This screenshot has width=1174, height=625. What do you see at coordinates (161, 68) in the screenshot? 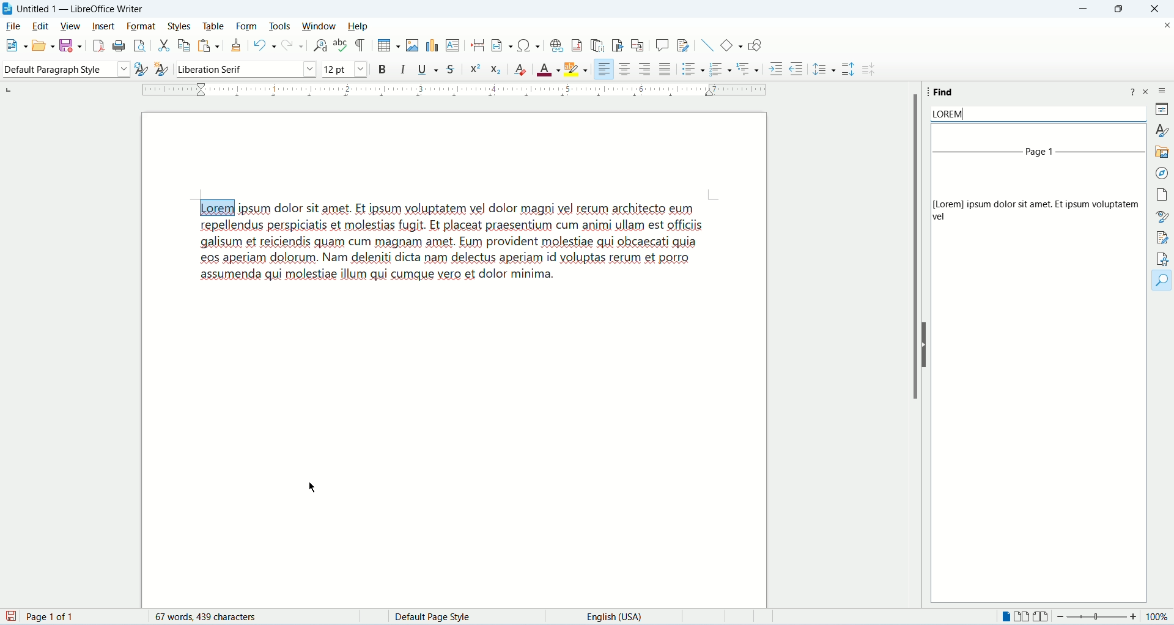
I see `select new style` at bounding box center [161, 68].